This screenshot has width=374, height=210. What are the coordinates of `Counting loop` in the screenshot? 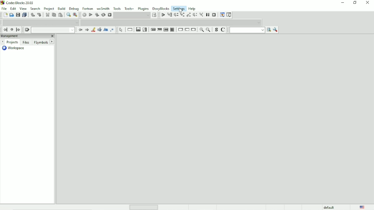 It's located at (166, 29).